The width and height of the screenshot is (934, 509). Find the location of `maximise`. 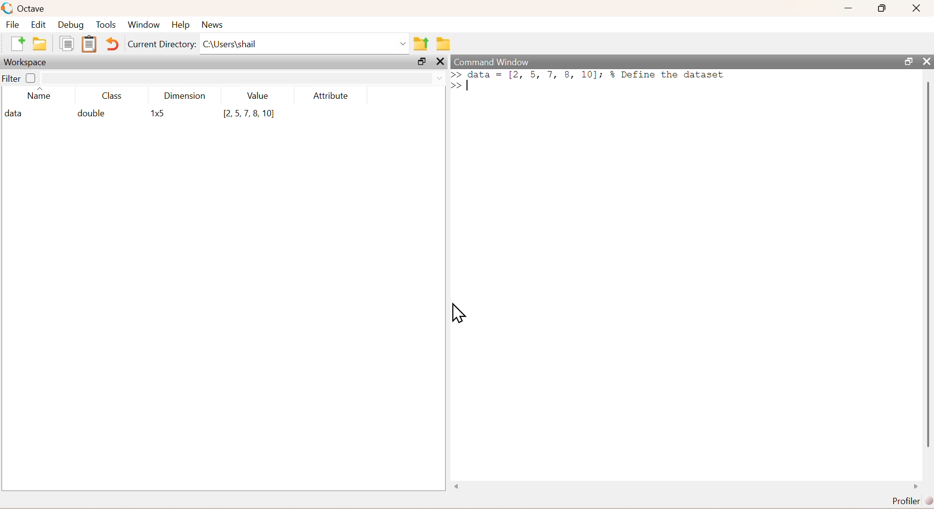

maximise is located at coordinates (882, 8).